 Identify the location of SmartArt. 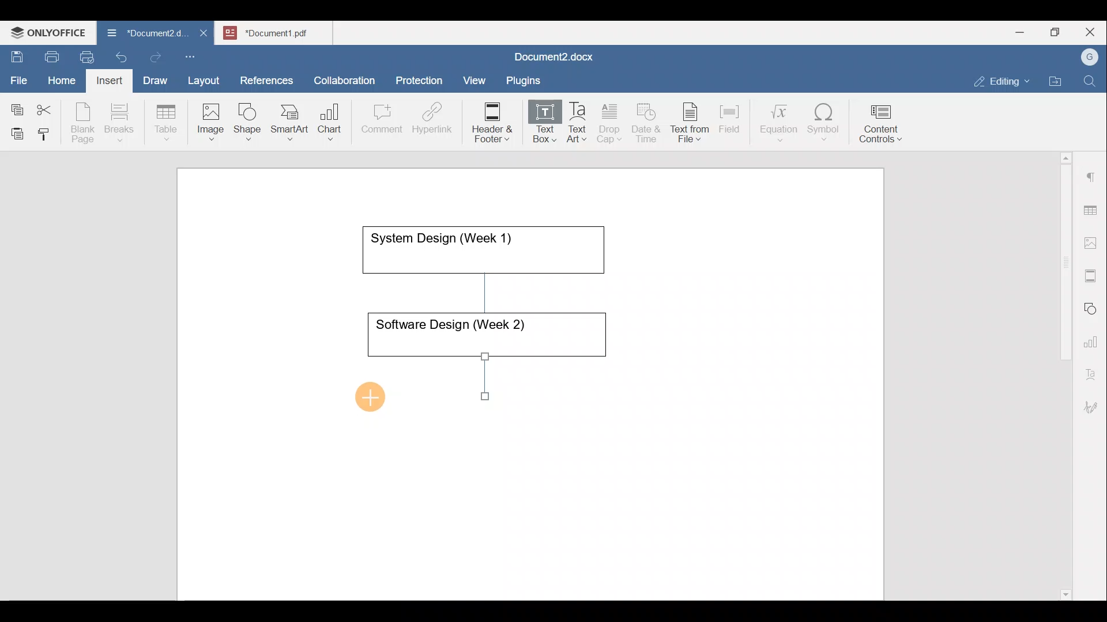
(288, 120).